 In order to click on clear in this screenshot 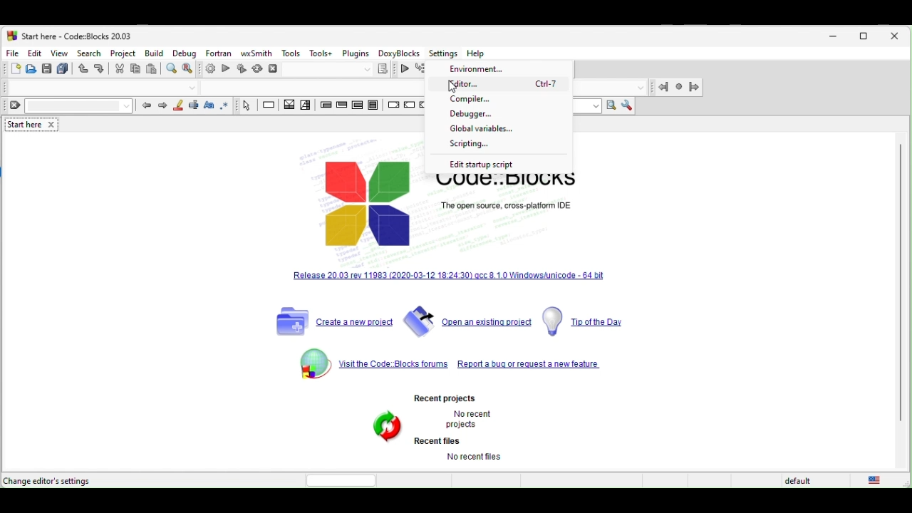, I will do `click(68, 106)`.